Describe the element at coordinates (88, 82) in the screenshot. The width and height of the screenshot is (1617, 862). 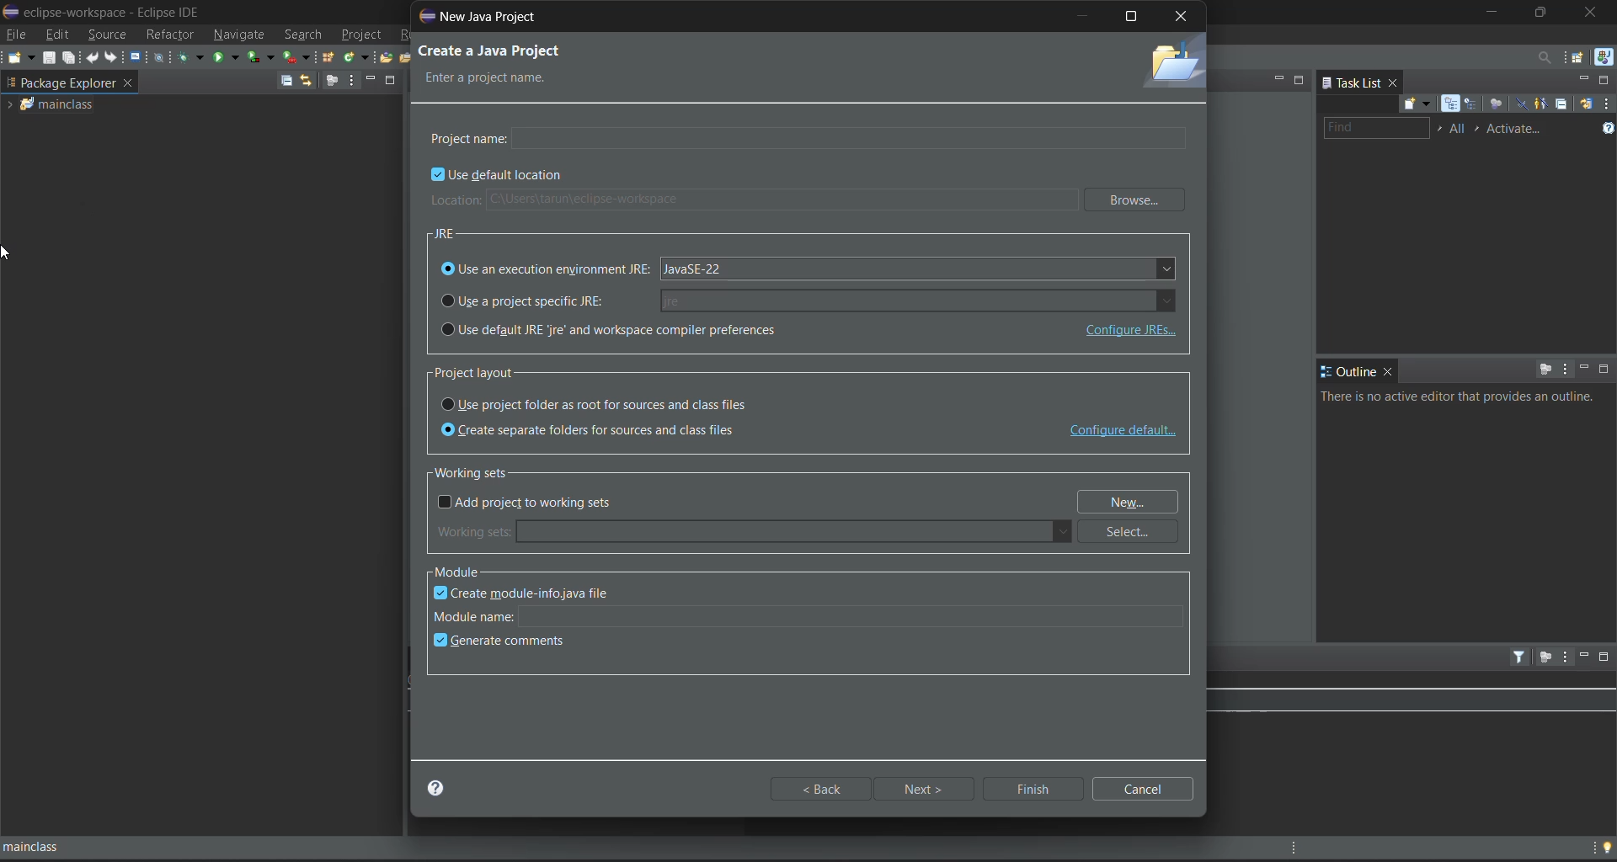
I see `package explorer` at that location.